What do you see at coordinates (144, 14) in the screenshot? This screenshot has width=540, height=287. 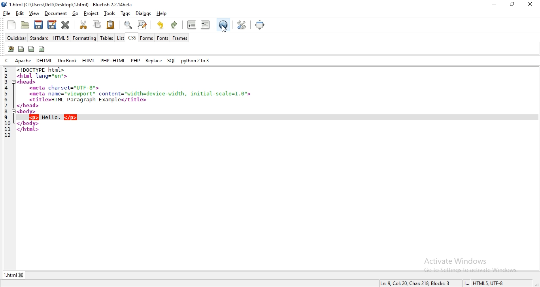 I see `dialogs` at bounding box center [144, 14].